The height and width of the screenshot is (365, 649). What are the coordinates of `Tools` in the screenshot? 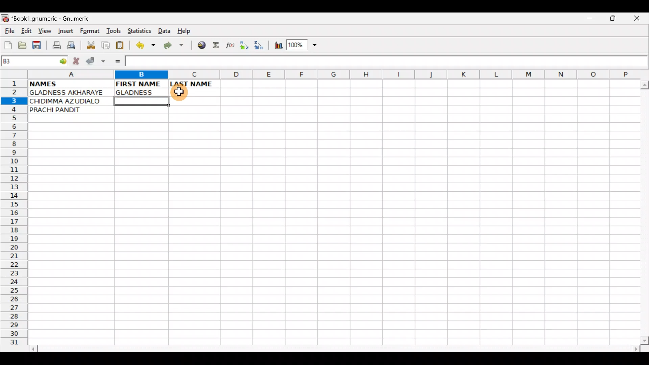 It's located at (114, 31).